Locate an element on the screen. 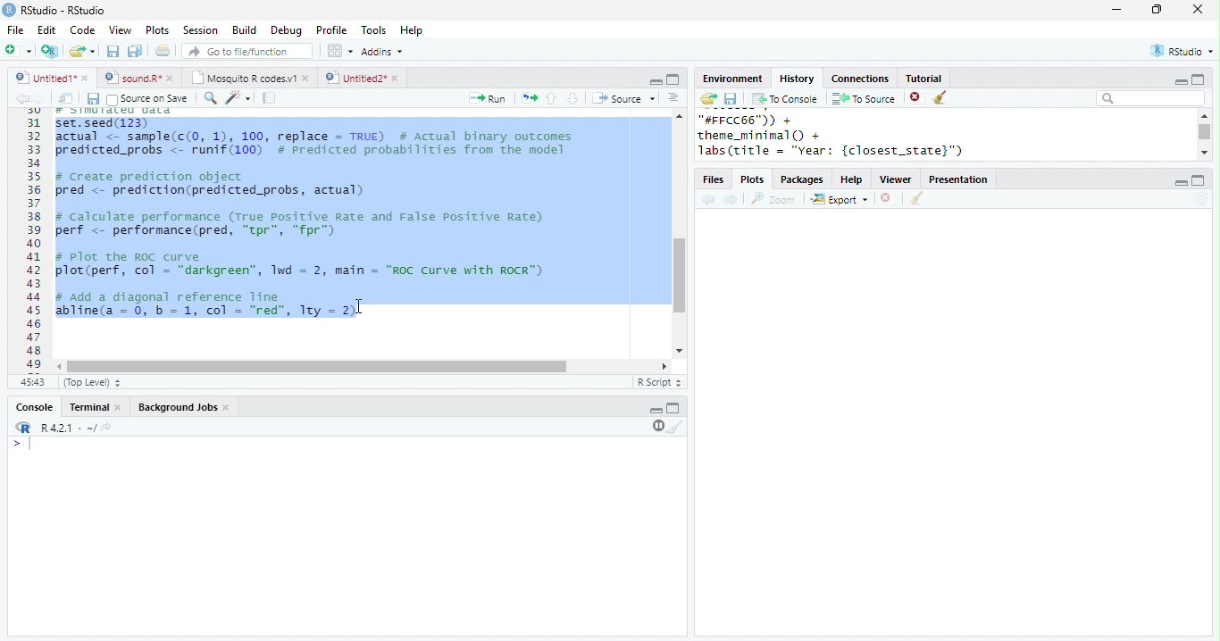 This screenshot has width=1220, height=641. RStudio is located at coordinates (1184, 50).